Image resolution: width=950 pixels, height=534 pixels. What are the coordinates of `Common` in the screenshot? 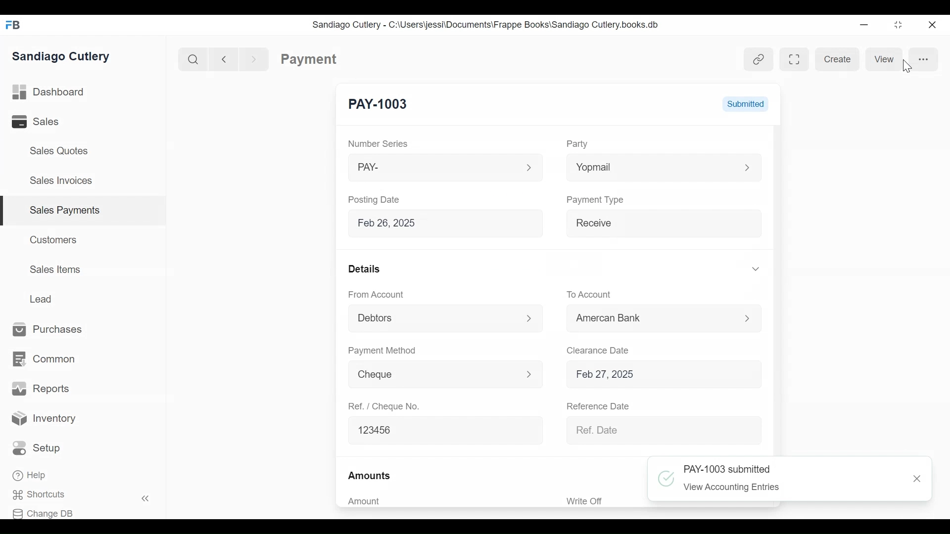 It's located at (43, 359).